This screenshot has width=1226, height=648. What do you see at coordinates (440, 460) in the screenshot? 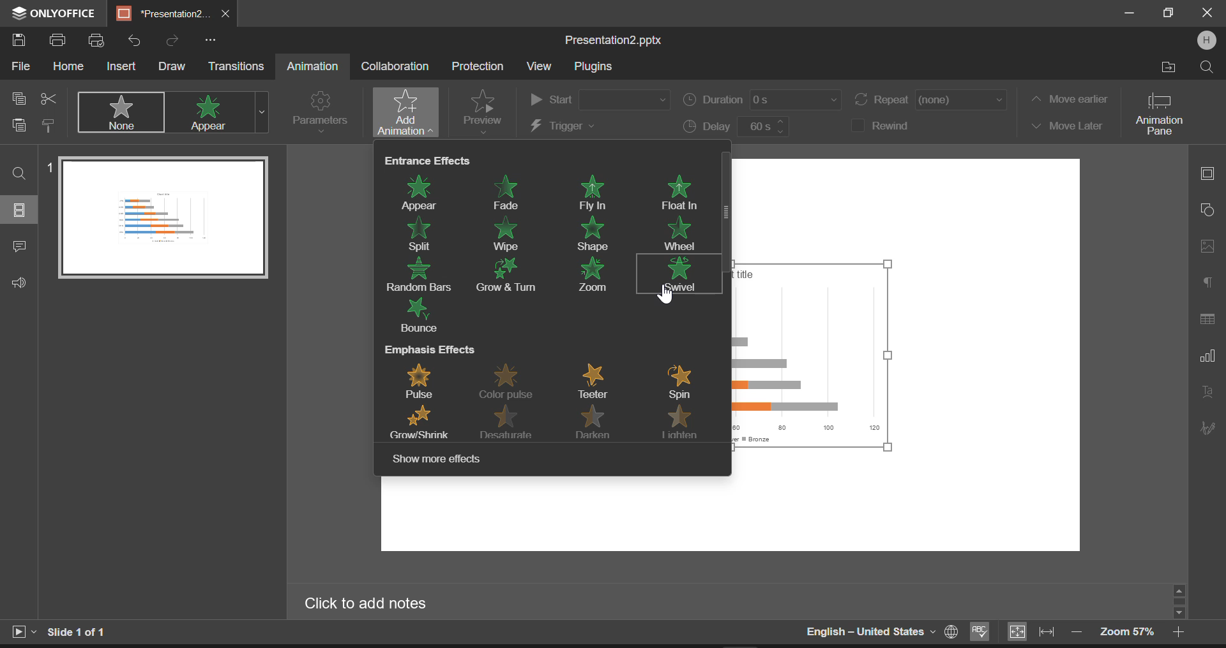
I see `Show more effects` at bounding box center [440, 460].